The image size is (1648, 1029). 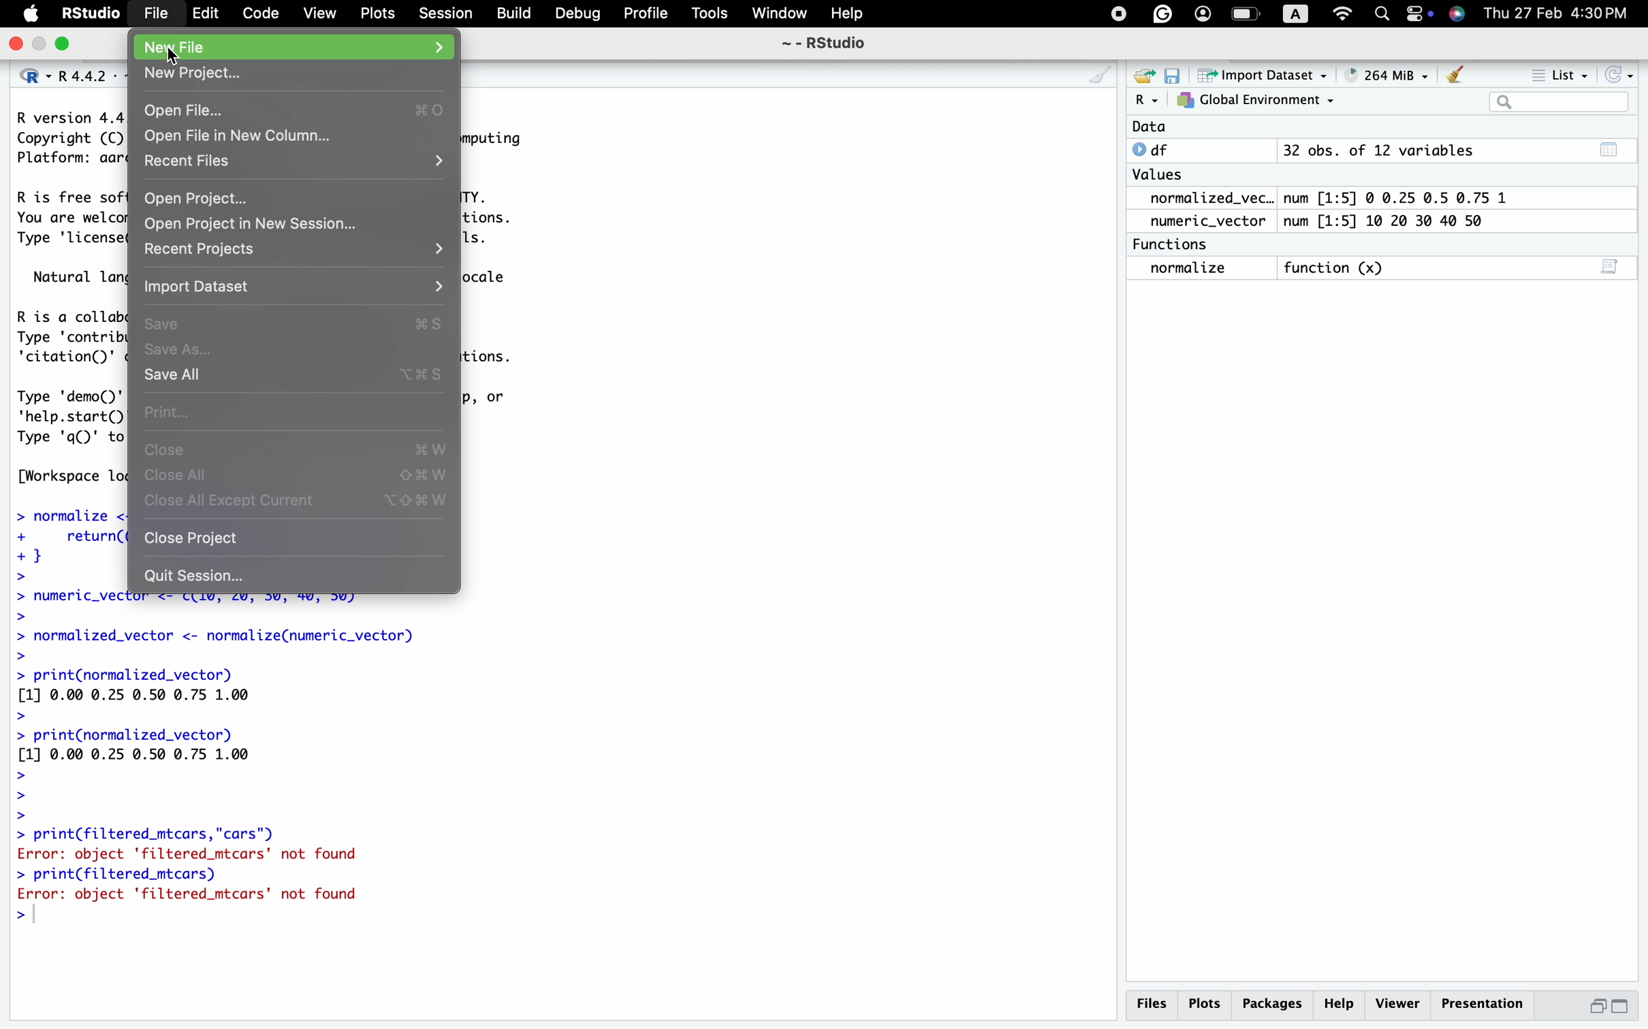 I want to click on num [1:5] 10 20 30 40 50, so click(x=1393, y=220).